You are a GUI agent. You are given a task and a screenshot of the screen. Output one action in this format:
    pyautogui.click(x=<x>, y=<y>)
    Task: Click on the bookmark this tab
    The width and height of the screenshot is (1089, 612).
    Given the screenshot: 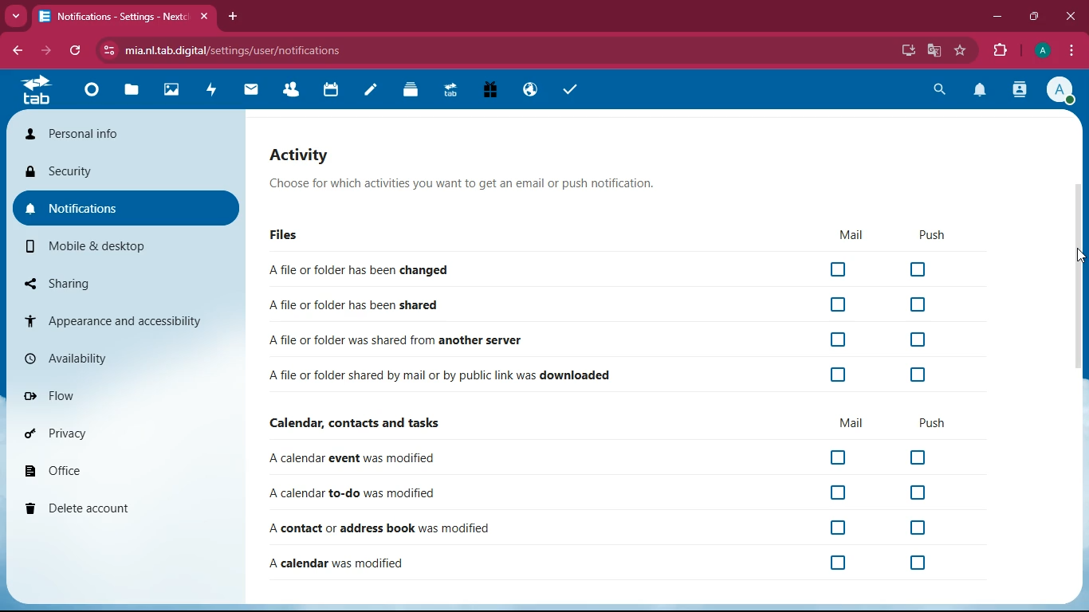 What is the action you would take?
    pyautogui.click(x=961, y=49)
    